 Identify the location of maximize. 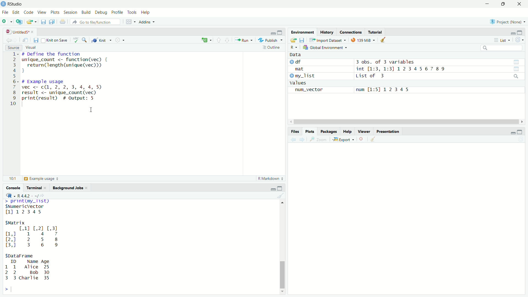
(504, 4).